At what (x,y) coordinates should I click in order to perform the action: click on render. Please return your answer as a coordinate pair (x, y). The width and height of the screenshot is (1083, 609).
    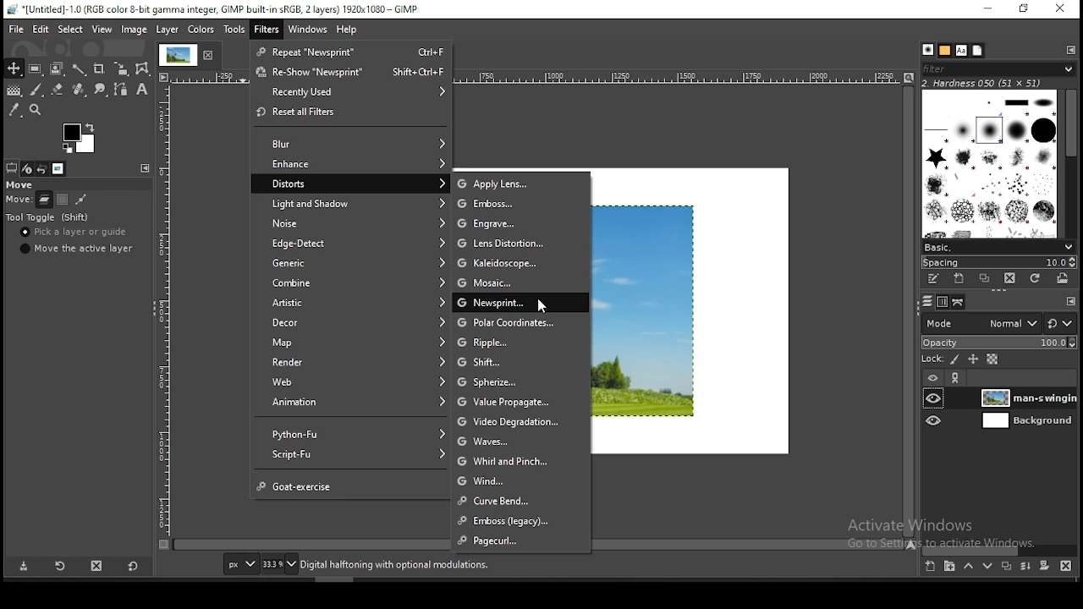
    Looking at the image, I should click on (349, 363).